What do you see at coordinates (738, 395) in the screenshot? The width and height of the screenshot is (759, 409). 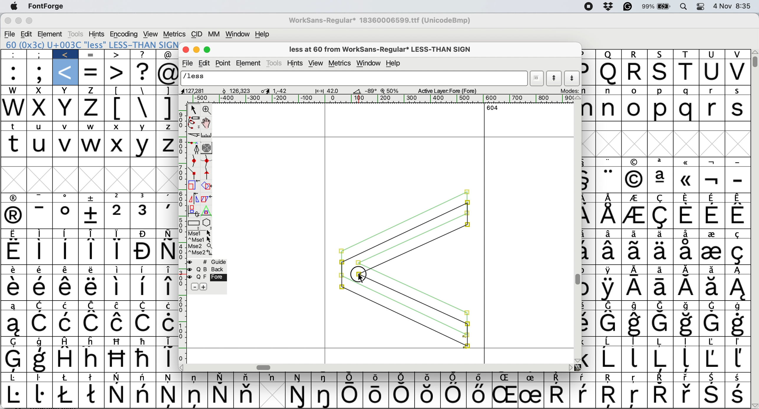 I see `Symbol` at bounding box center [738, 395].